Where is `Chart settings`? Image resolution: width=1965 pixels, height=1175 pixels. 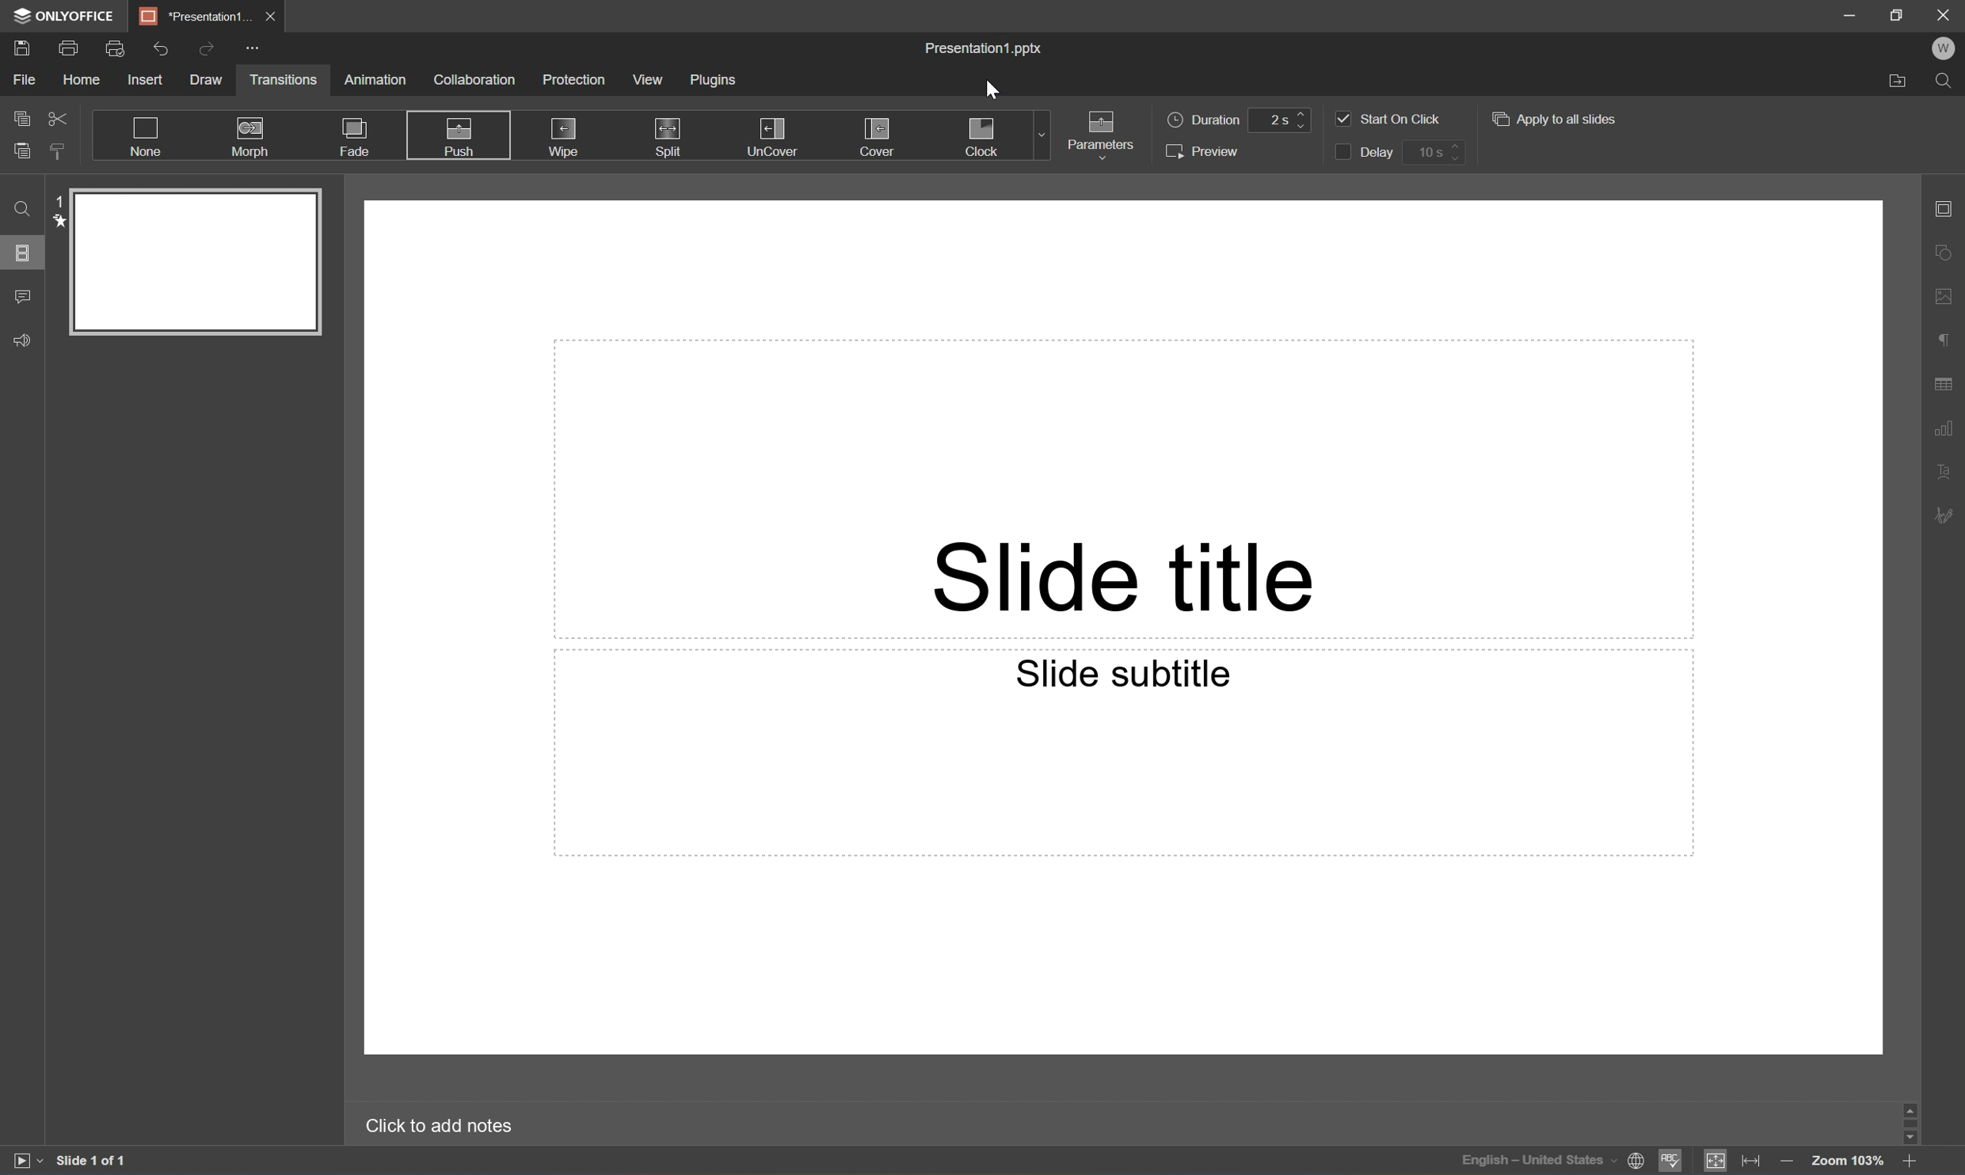
Chart settings is located at coordinates (1947, 434).